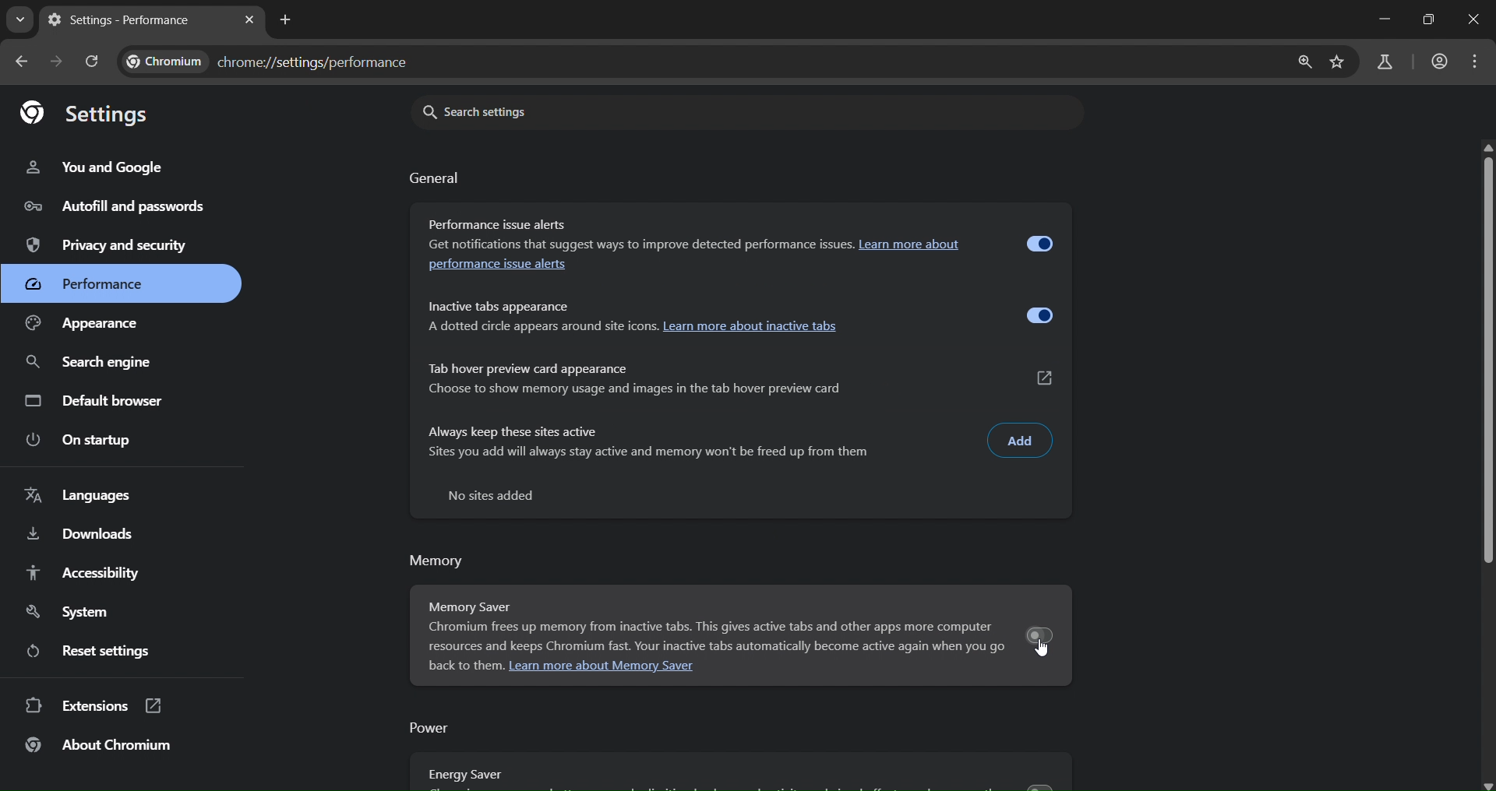 The width and height of the screenshot is (1496, 791). Describe the element at coordinates (1485, 353) in the screenshot. I see `slider` at that location.